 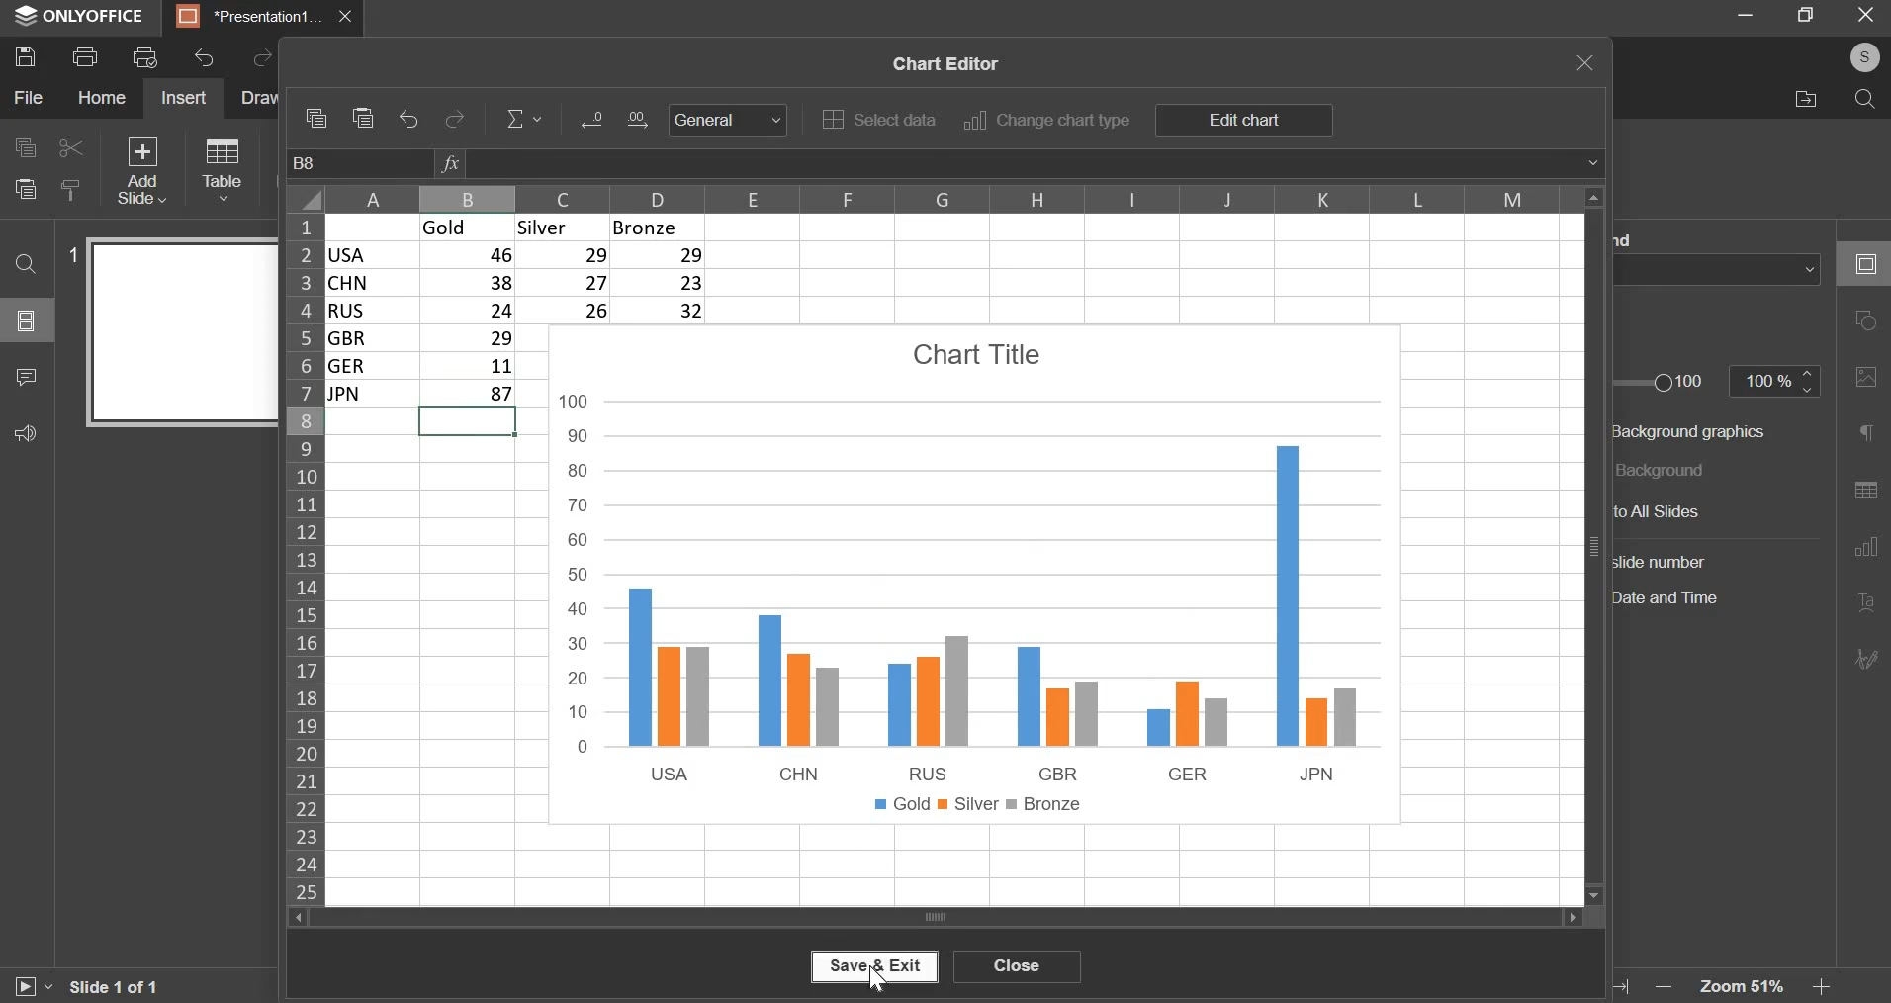 I want to click on add slide, so click(x=140, y=169).